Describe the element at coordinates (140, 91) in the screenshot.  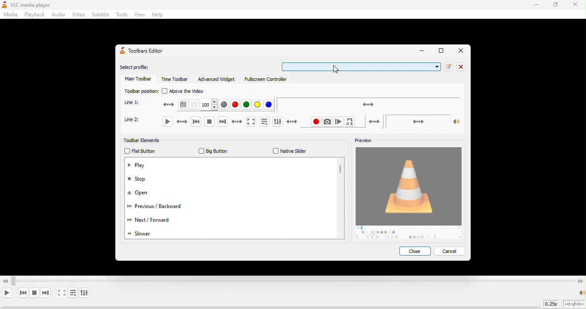
I see `toolbar position` at that location.